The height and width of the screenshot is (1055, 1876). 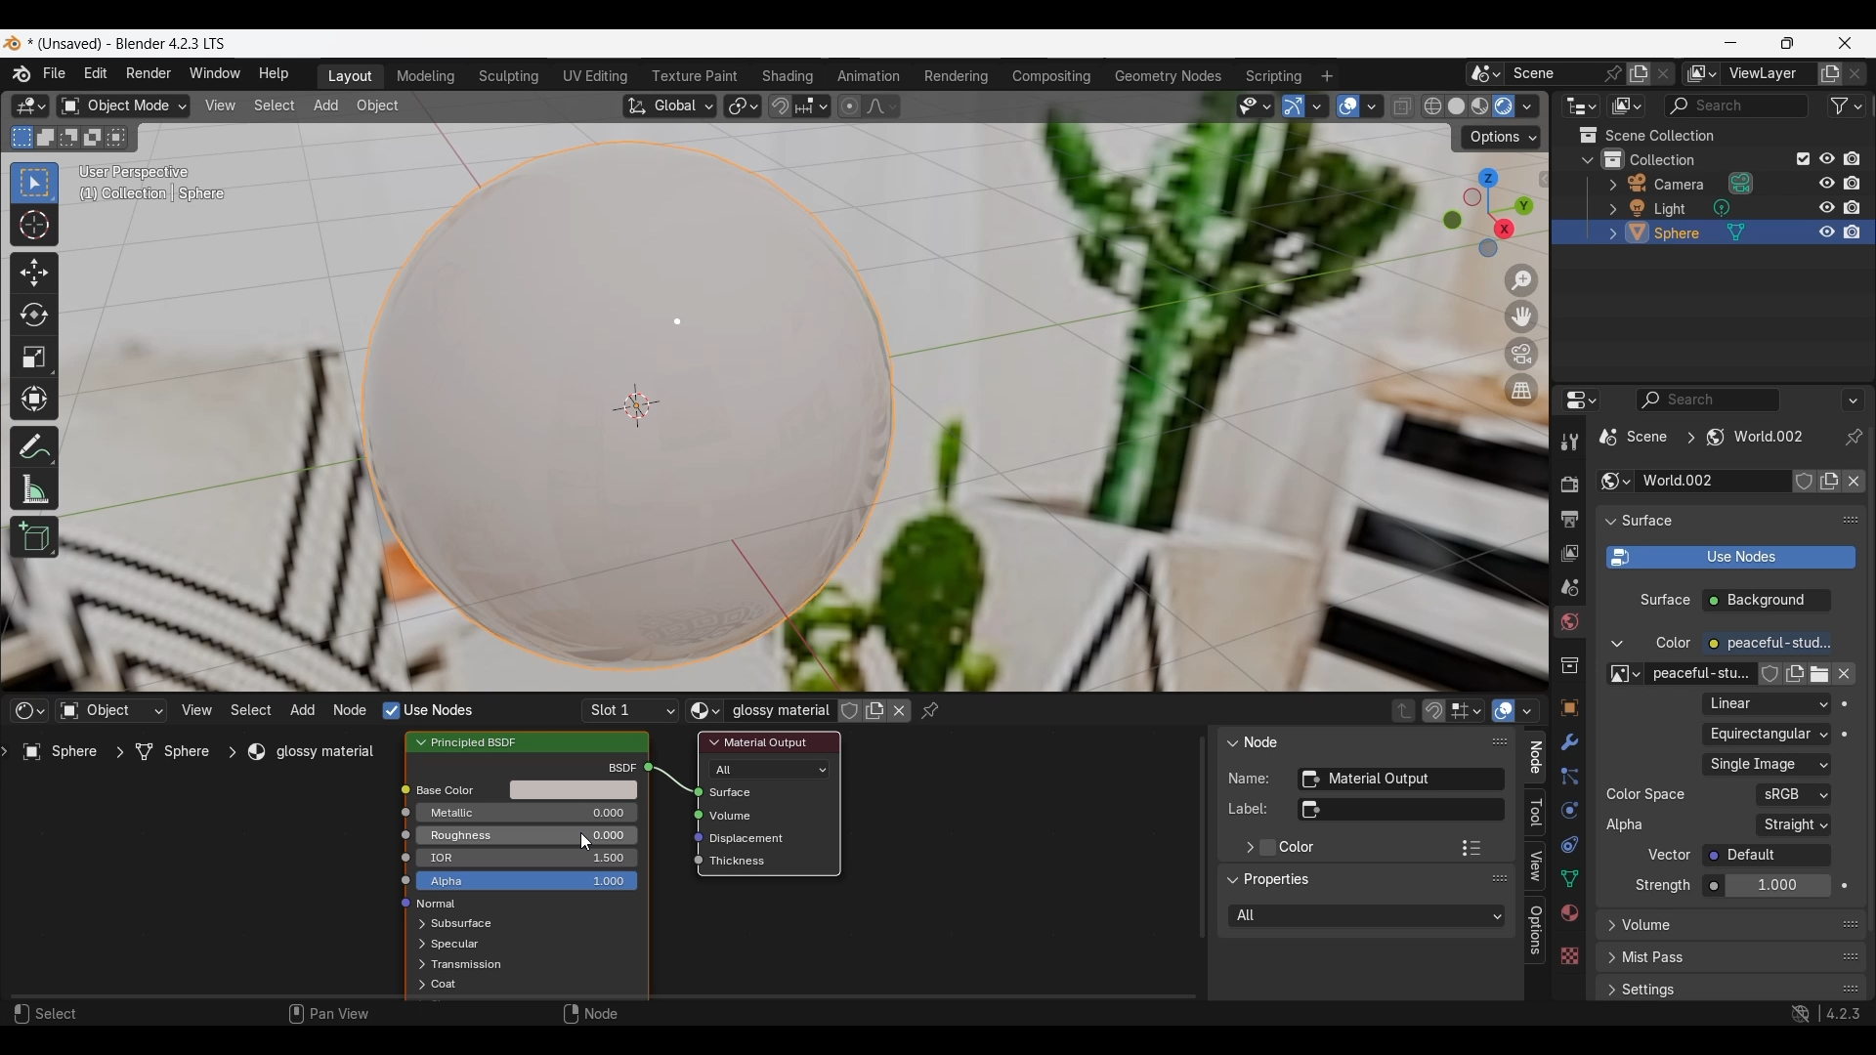 What do you see at coordinates (691, 837) in the screenshot?
I see `icon` at bounding box center [691, 837].